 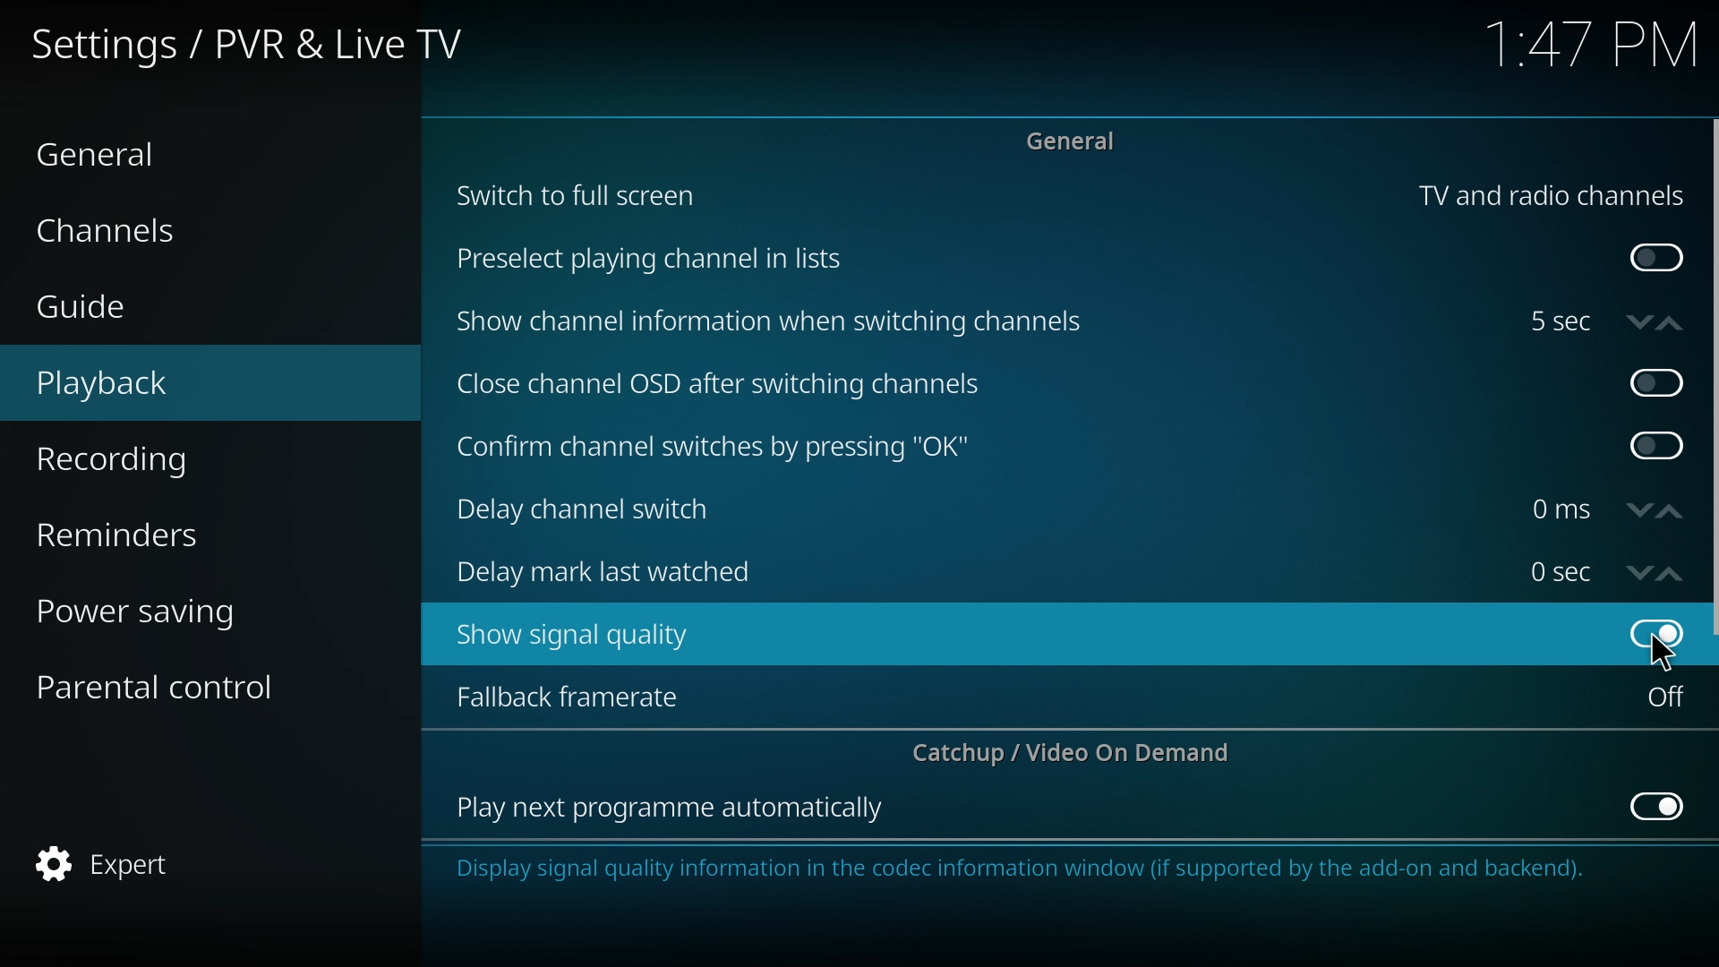 What do you see at coordinates (126, 152) in the screenshot?
I see `general` at bounding box center [126, 152].